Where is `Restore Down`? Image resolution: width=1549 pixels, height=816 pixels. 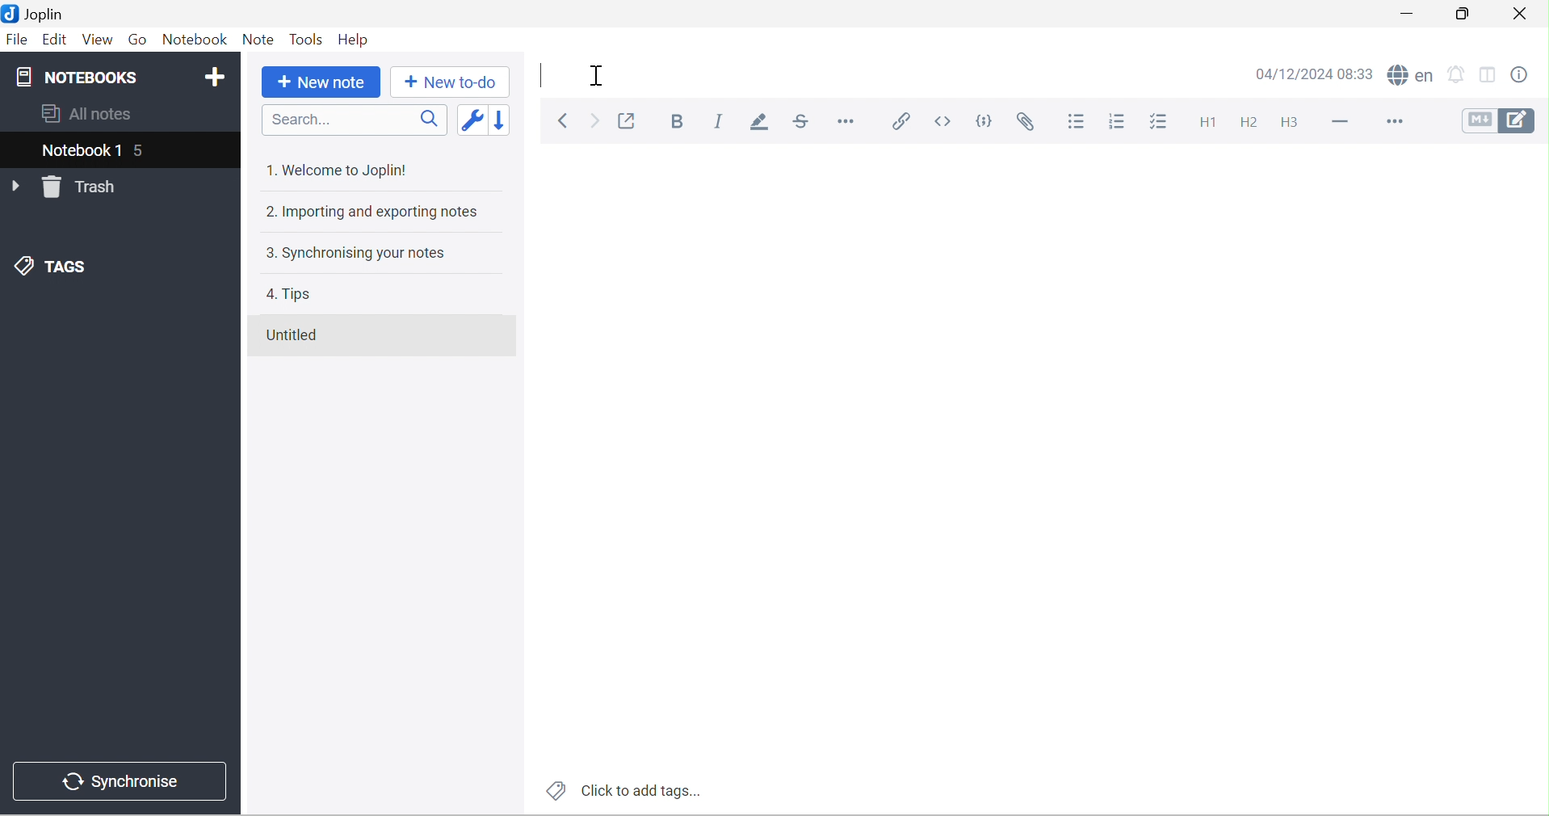
Restore Down is located at coordinates (1460, 14).